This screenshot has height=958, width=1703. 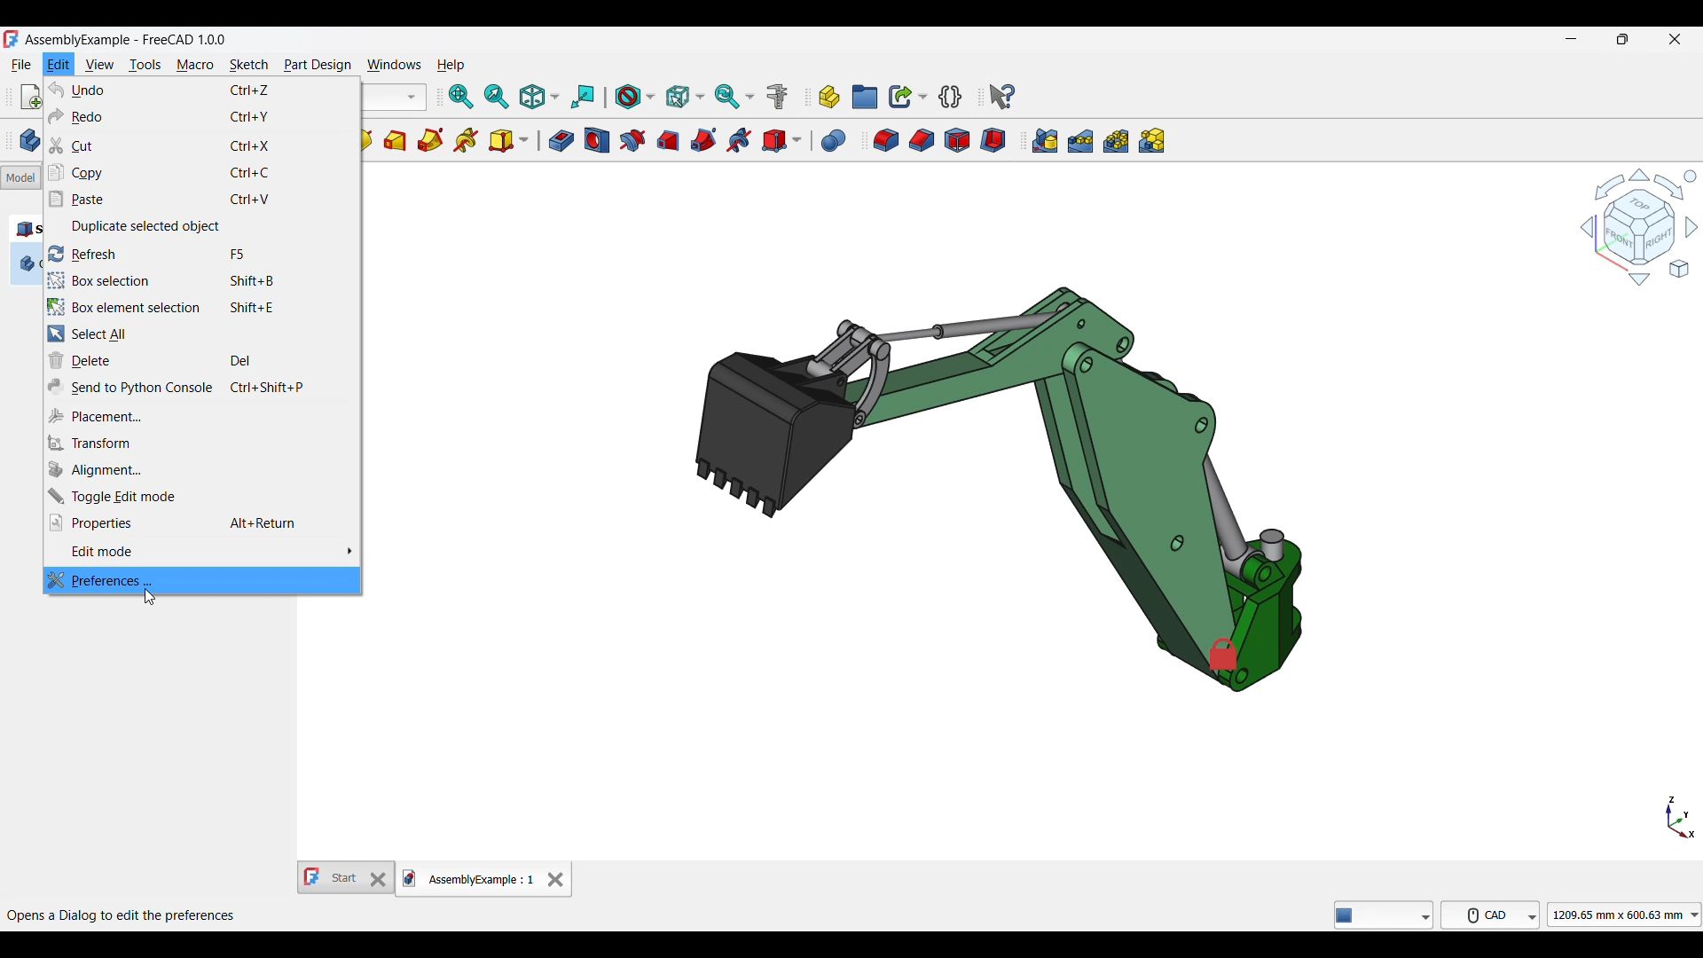 I want to click on File menu, so click(x=23, y=65).